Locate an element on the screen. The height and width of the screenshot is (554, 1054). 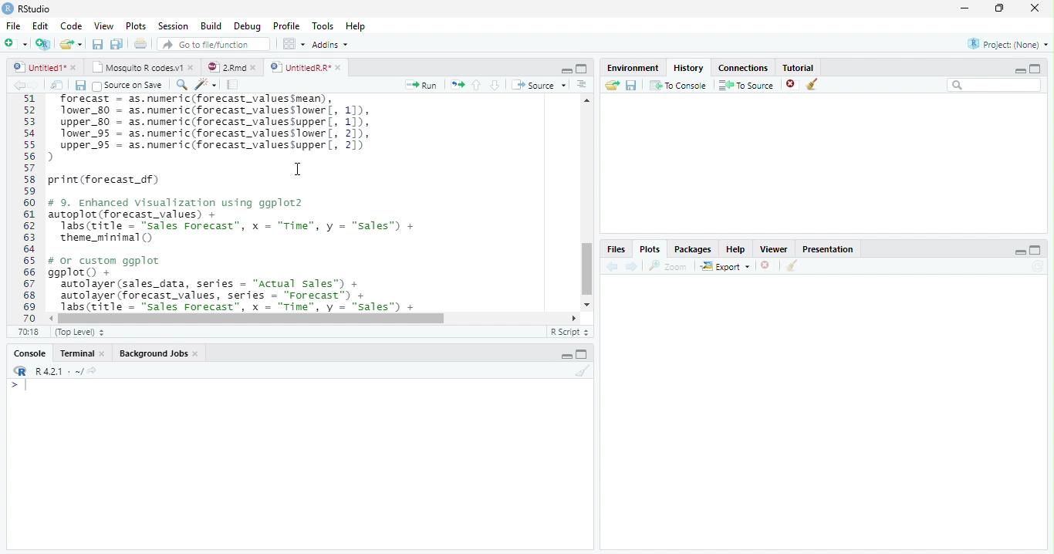
Session is located at coordinates (174, 26).